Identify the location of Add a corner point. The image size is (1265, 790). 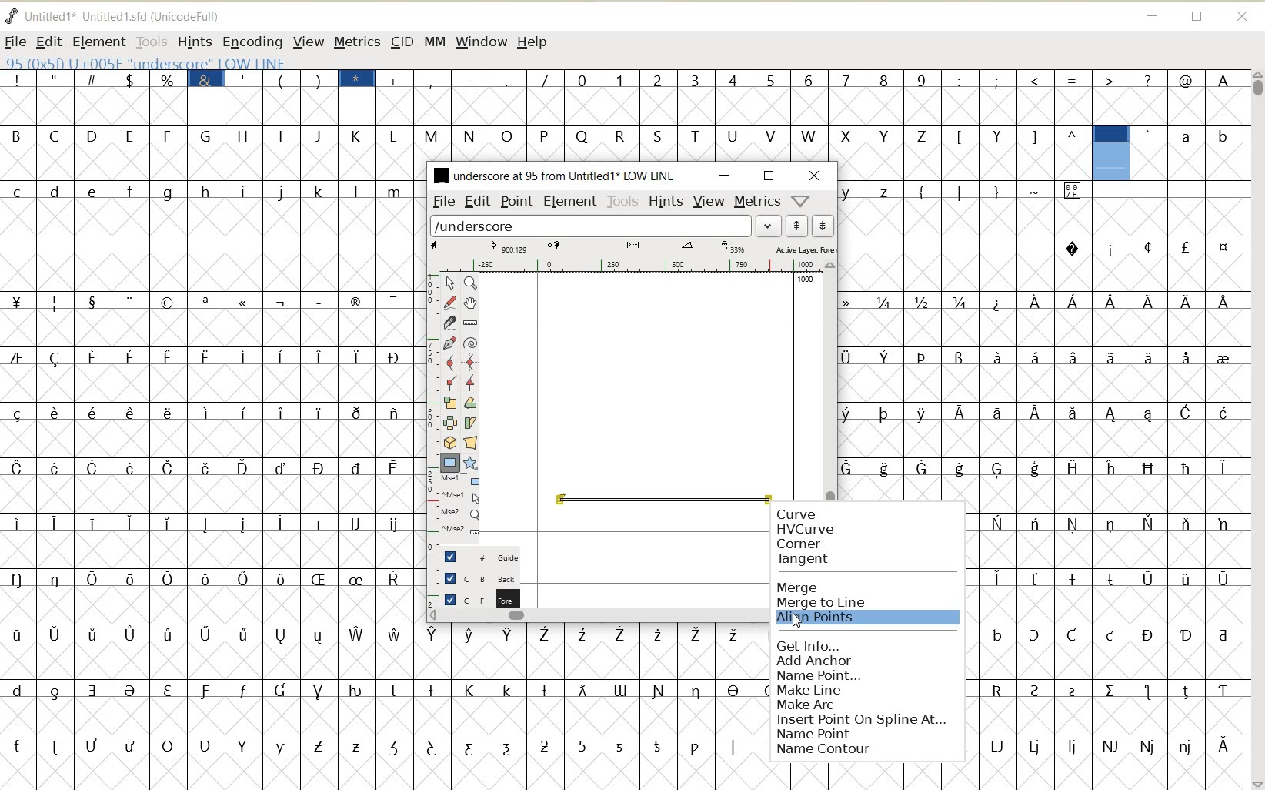
(451, 382).